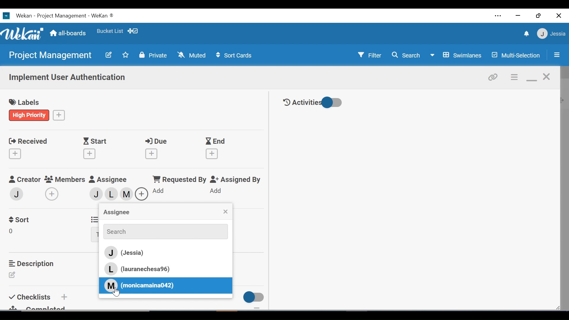  I want to click on Received Date, so click(28, 140).